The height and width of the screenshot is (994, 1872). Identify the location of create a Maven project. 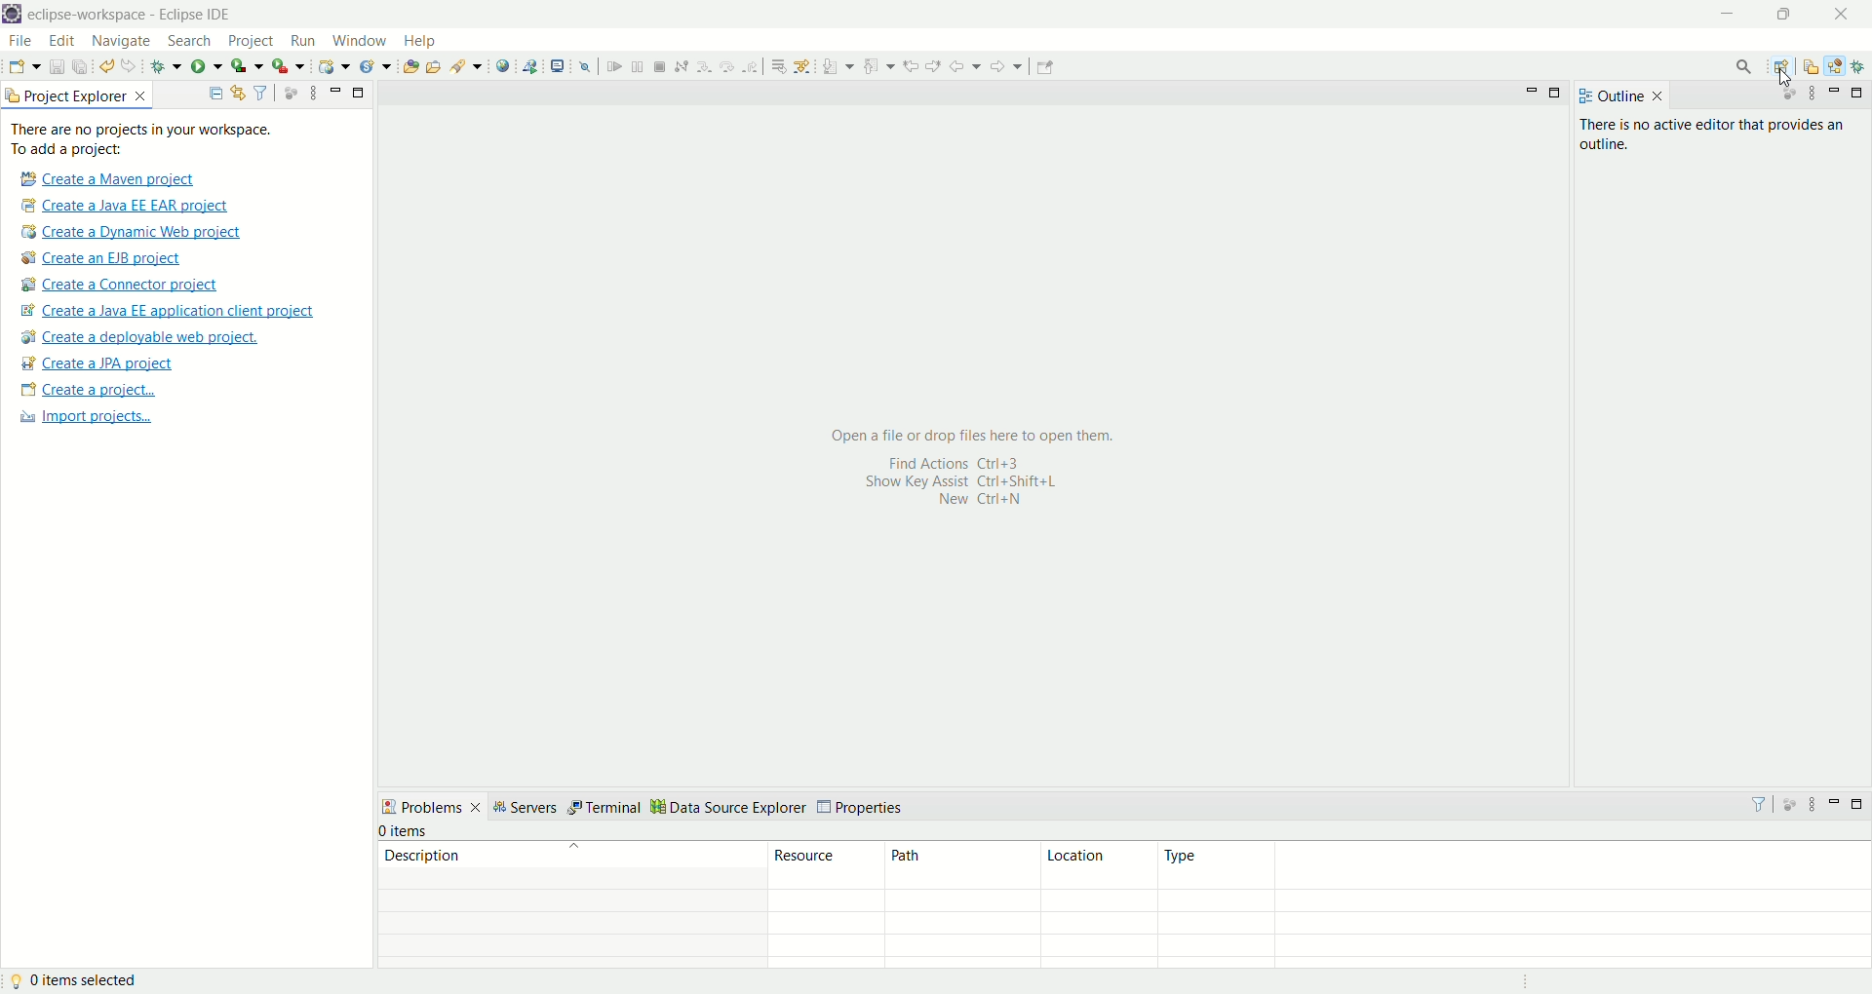
(101, 177).